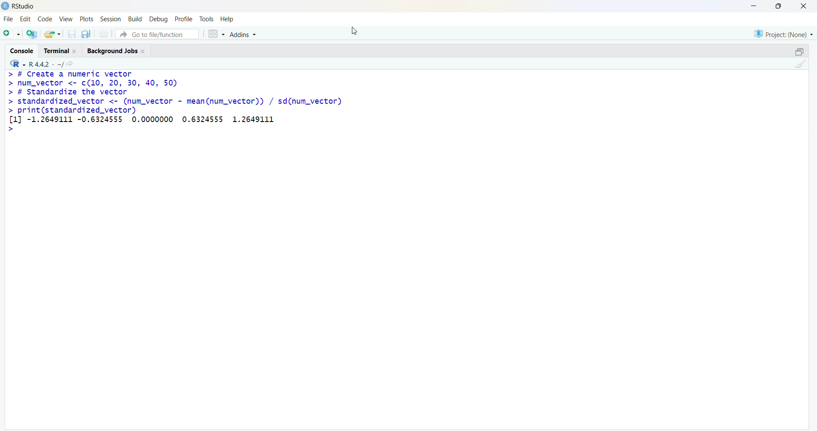 The height and width of the screenshot is (431, 817). I want to click on debug, so click(159, 20).